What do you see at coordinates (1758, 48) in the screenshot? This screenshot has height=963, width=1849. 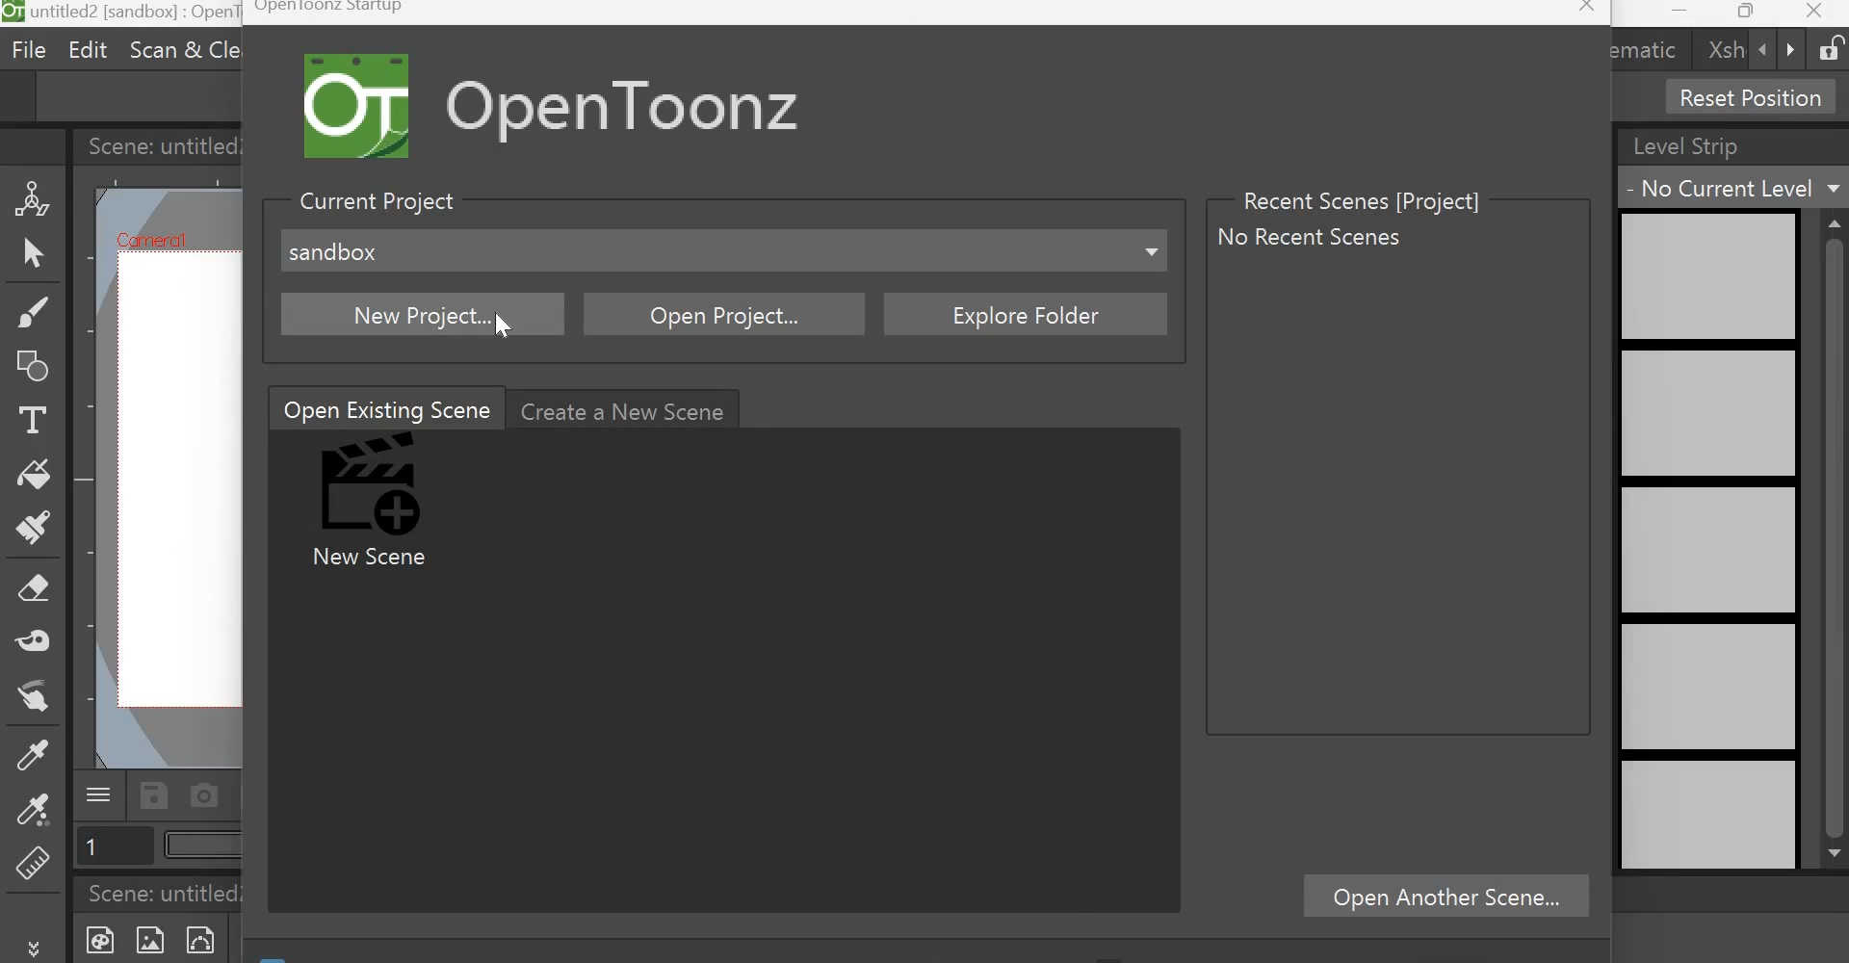 I see `backward` at bounding box center [1758, 48].